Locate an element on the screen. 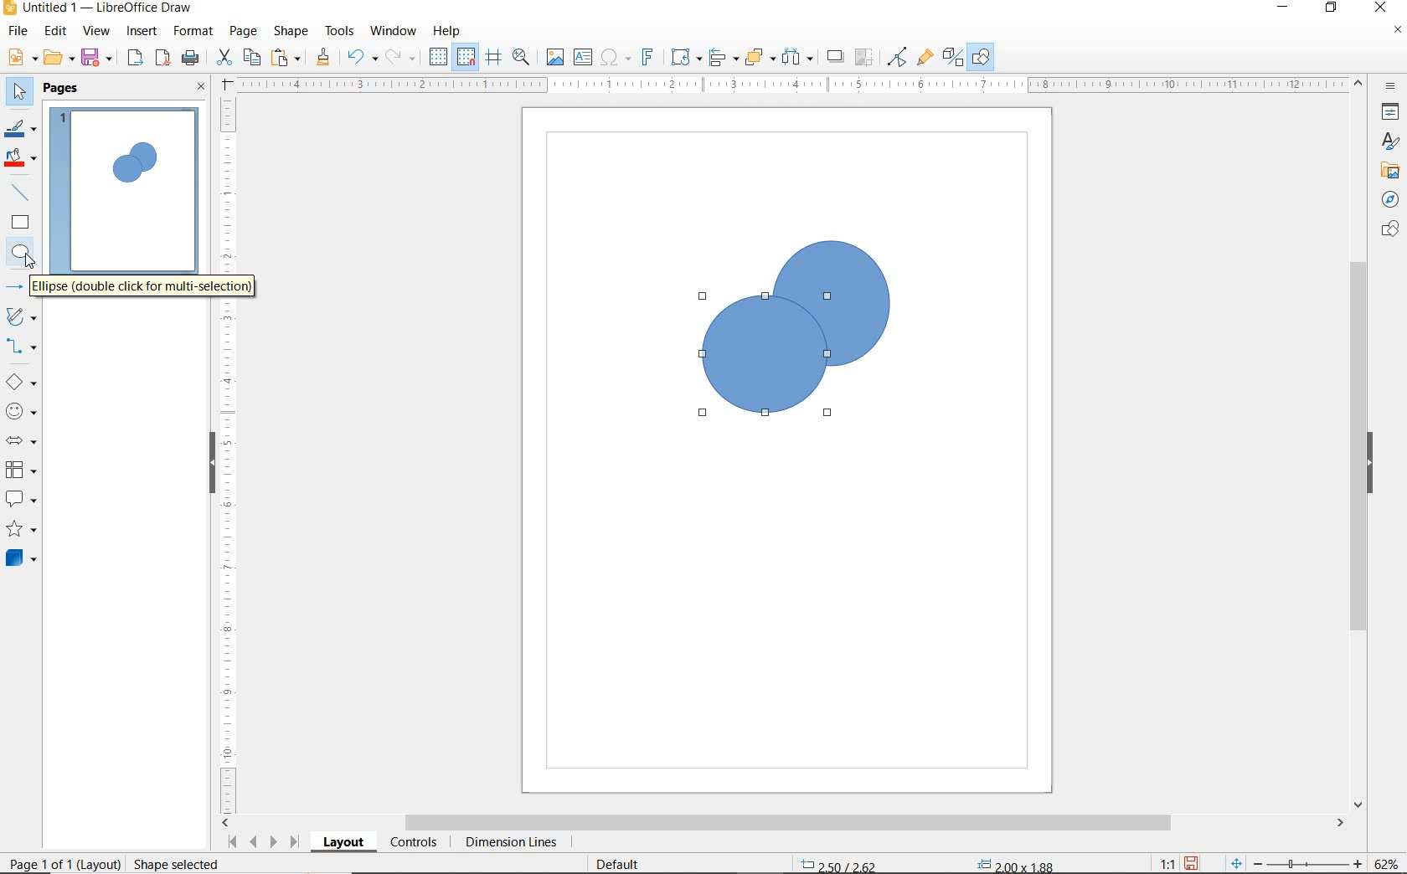 The height and width of the screenshot is (874, 1407). LAYOUT is located at coordinates (343, 845).